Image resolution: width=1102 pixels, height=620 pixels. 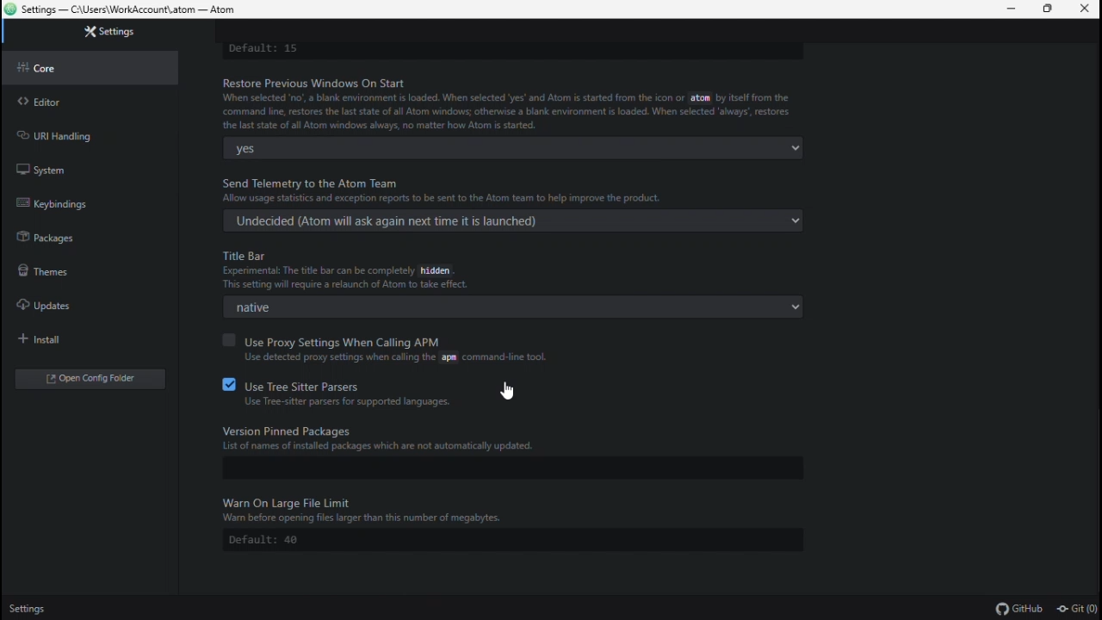 I want to click on Title bar, so click(x=520, y=271).